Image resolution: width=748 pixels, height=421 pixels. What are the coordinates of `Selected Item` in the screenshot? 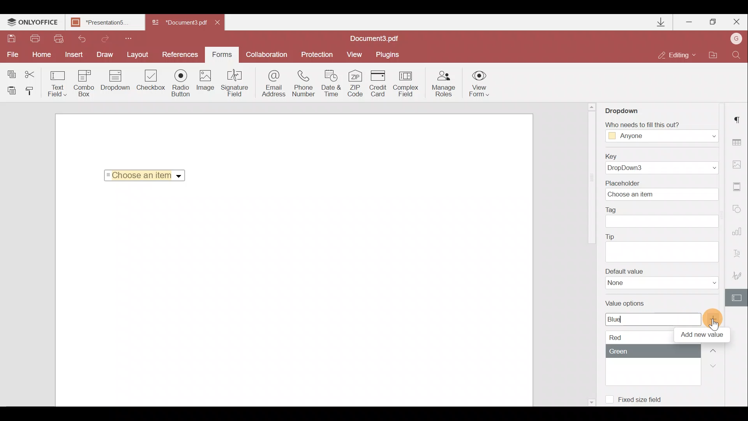 It's located at (142, 175).